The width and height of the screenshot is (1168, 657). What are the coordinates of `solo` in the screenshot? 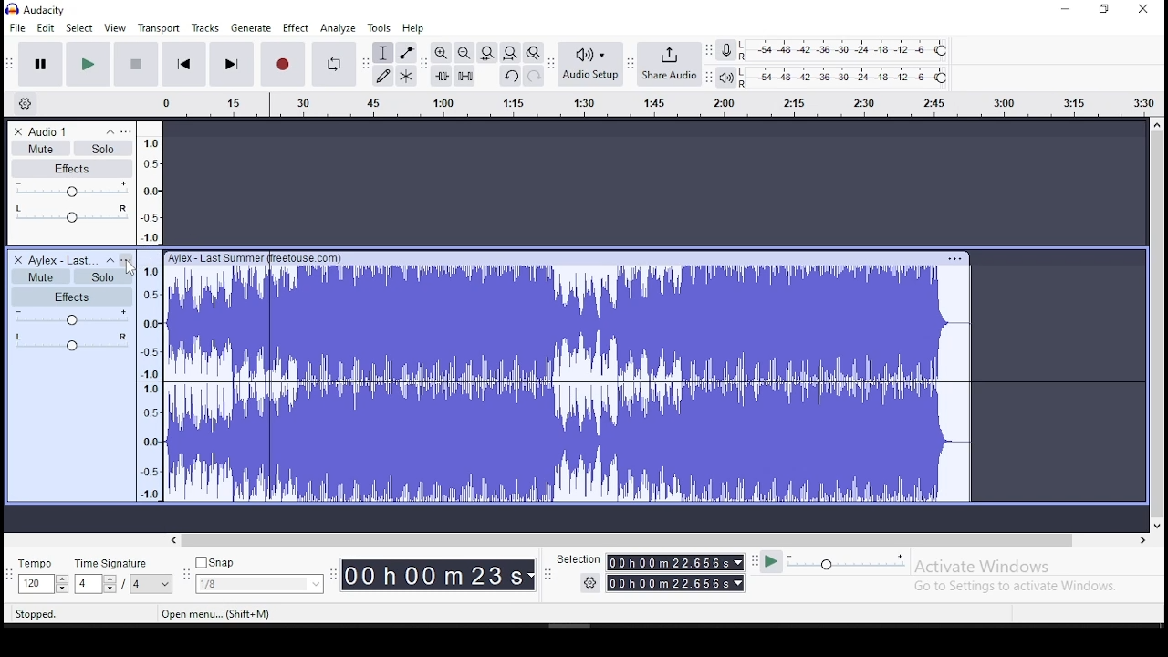 It's located at (103, 147).